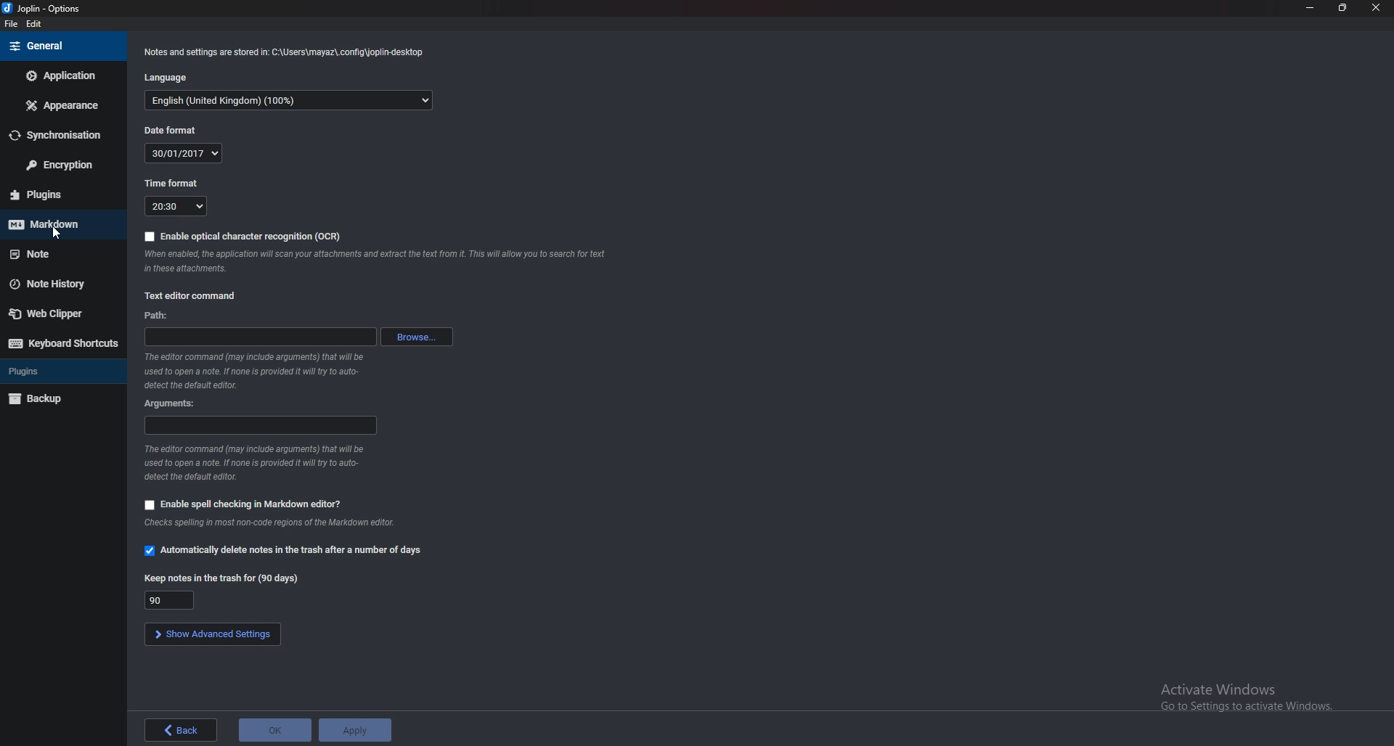 The width and height of the screenshot is (1394, 746). What do you see at coordinates (57, 284) in the screenshot?
I see `Note history` at bounding box center [57, 284].